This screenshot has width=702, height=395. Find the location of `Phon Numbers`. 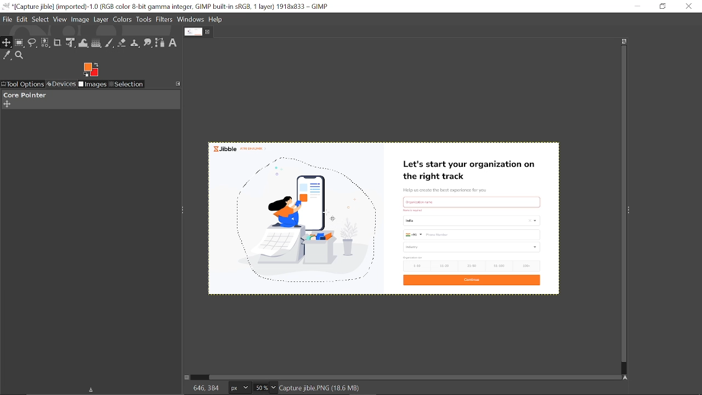

Phon Numbers is located at coordinates (472, 235).